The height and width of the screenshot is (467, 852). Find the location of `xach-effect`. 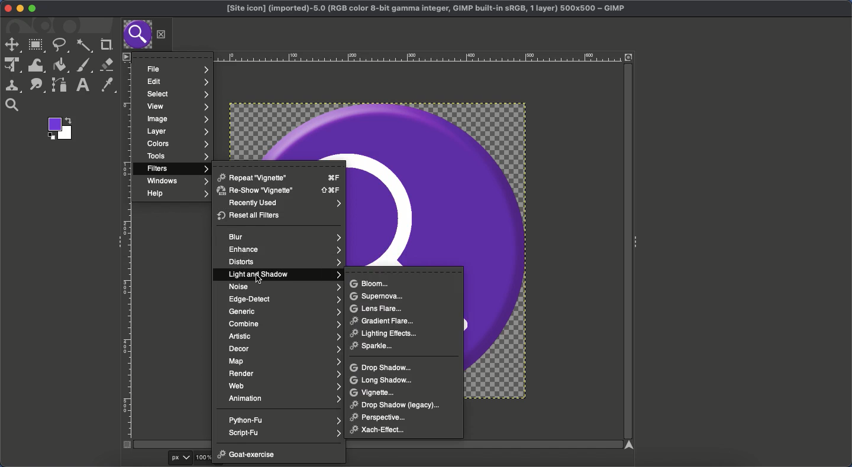

xach-effect is located at coordinates (382, 430).